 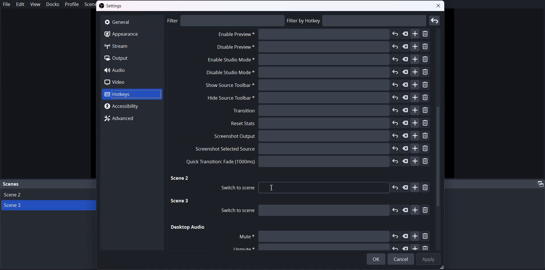 What do you see at coordinates (439, 7) in the screenshot?
I see `close` at bounding box center [439, 7].